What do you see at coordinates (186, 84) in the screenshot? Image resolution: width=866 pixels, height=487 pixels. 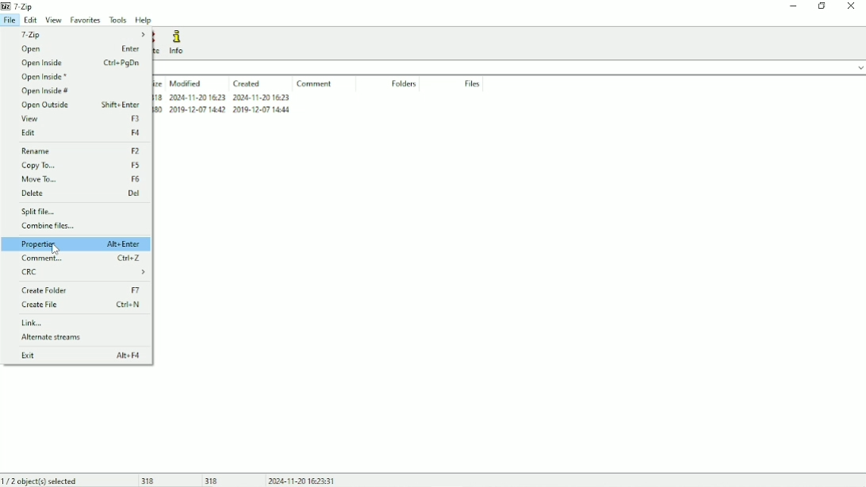 I see `Modified` at bounding box center [186, 84].